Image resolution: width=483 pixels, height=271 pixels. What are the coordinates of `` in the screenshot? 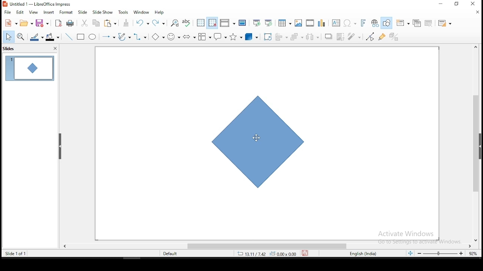 It's located at (363, 23).